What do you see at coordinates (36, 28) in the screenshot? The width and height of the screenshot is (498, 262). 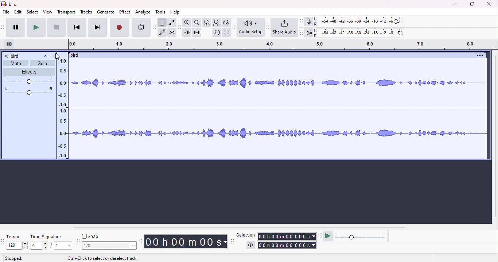 I see `play` at bounding box center [36, 28].